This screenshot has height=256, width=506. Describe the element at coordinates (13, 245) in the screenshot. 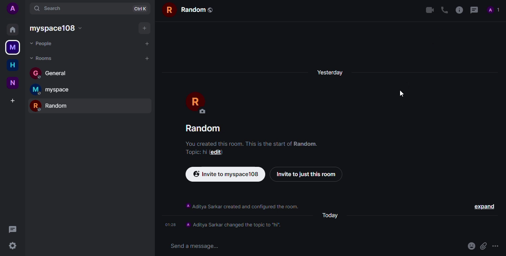

I see `settings` at that location.